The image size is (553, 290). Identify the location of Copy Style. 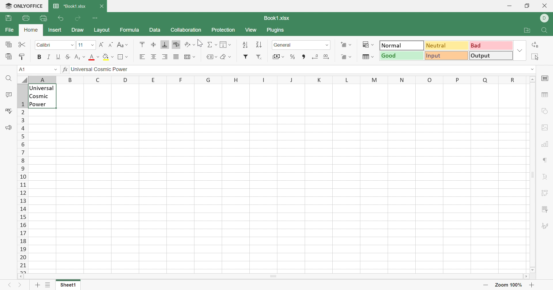
(9, 57).